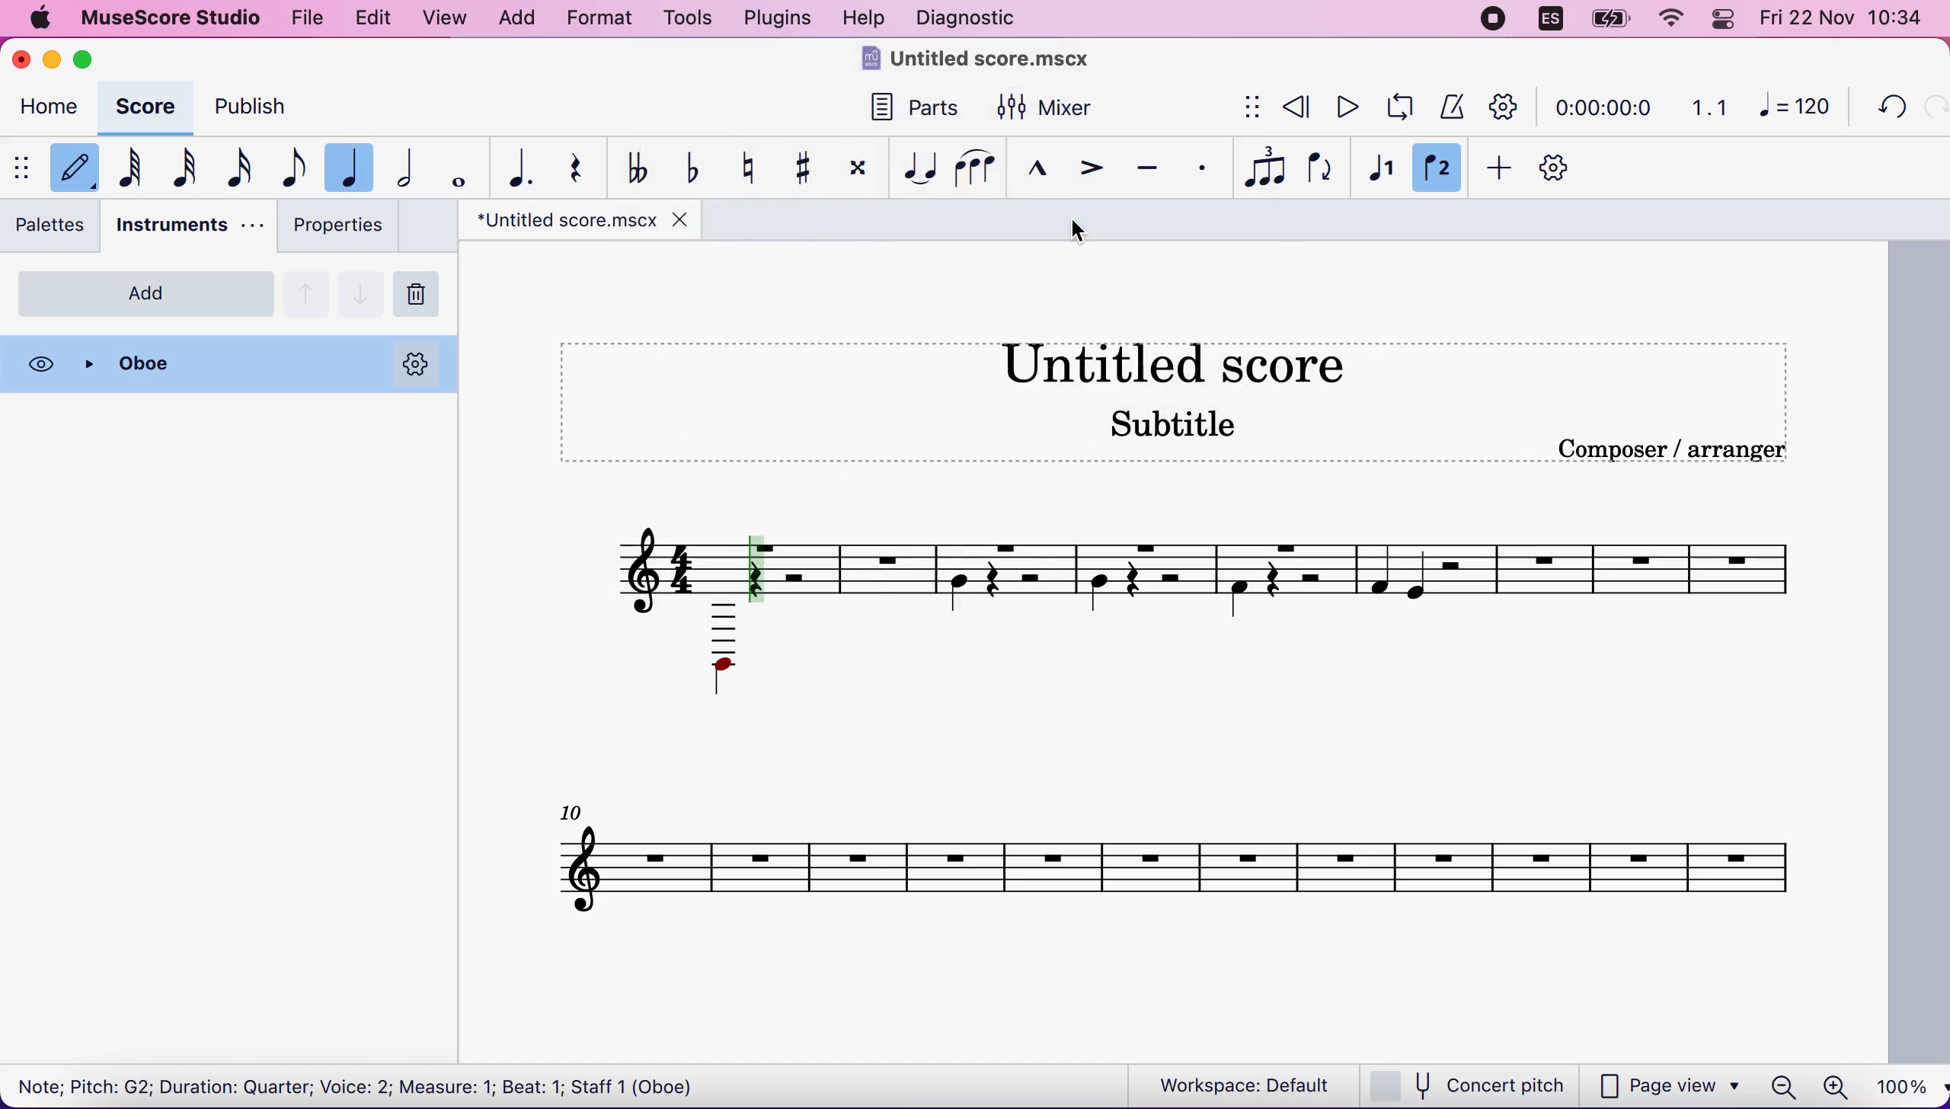 This screenshot has height=1109, width=1950. Describe the element at coordinates (1932, 110) in the screenshot. I see `redo` at that location.